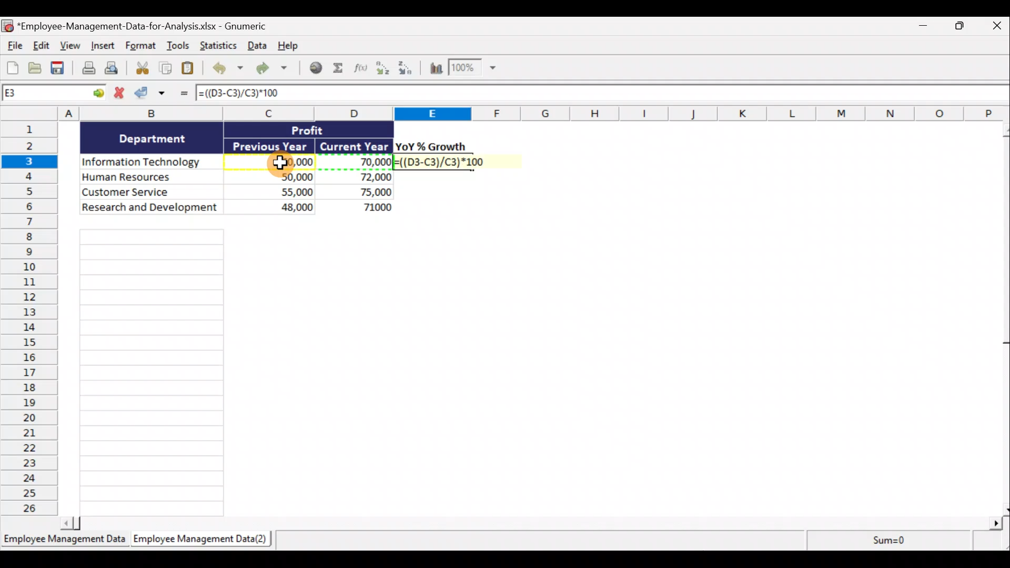 The image size is (1010, 568). What do you see at coordinates (41, 45) in the screenshot?
I see `Edit` at bounding box center [41, 45].